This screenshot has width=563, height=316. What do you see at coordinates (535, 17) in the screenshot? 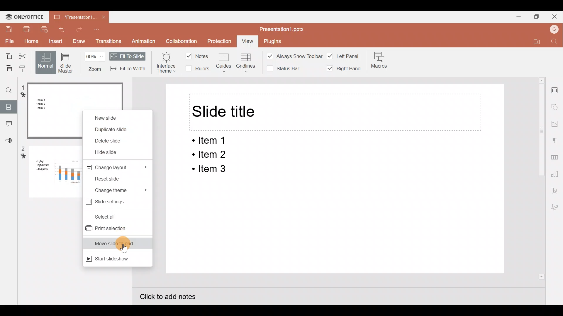
I see `Maximize` at bounding box center [535, 17].